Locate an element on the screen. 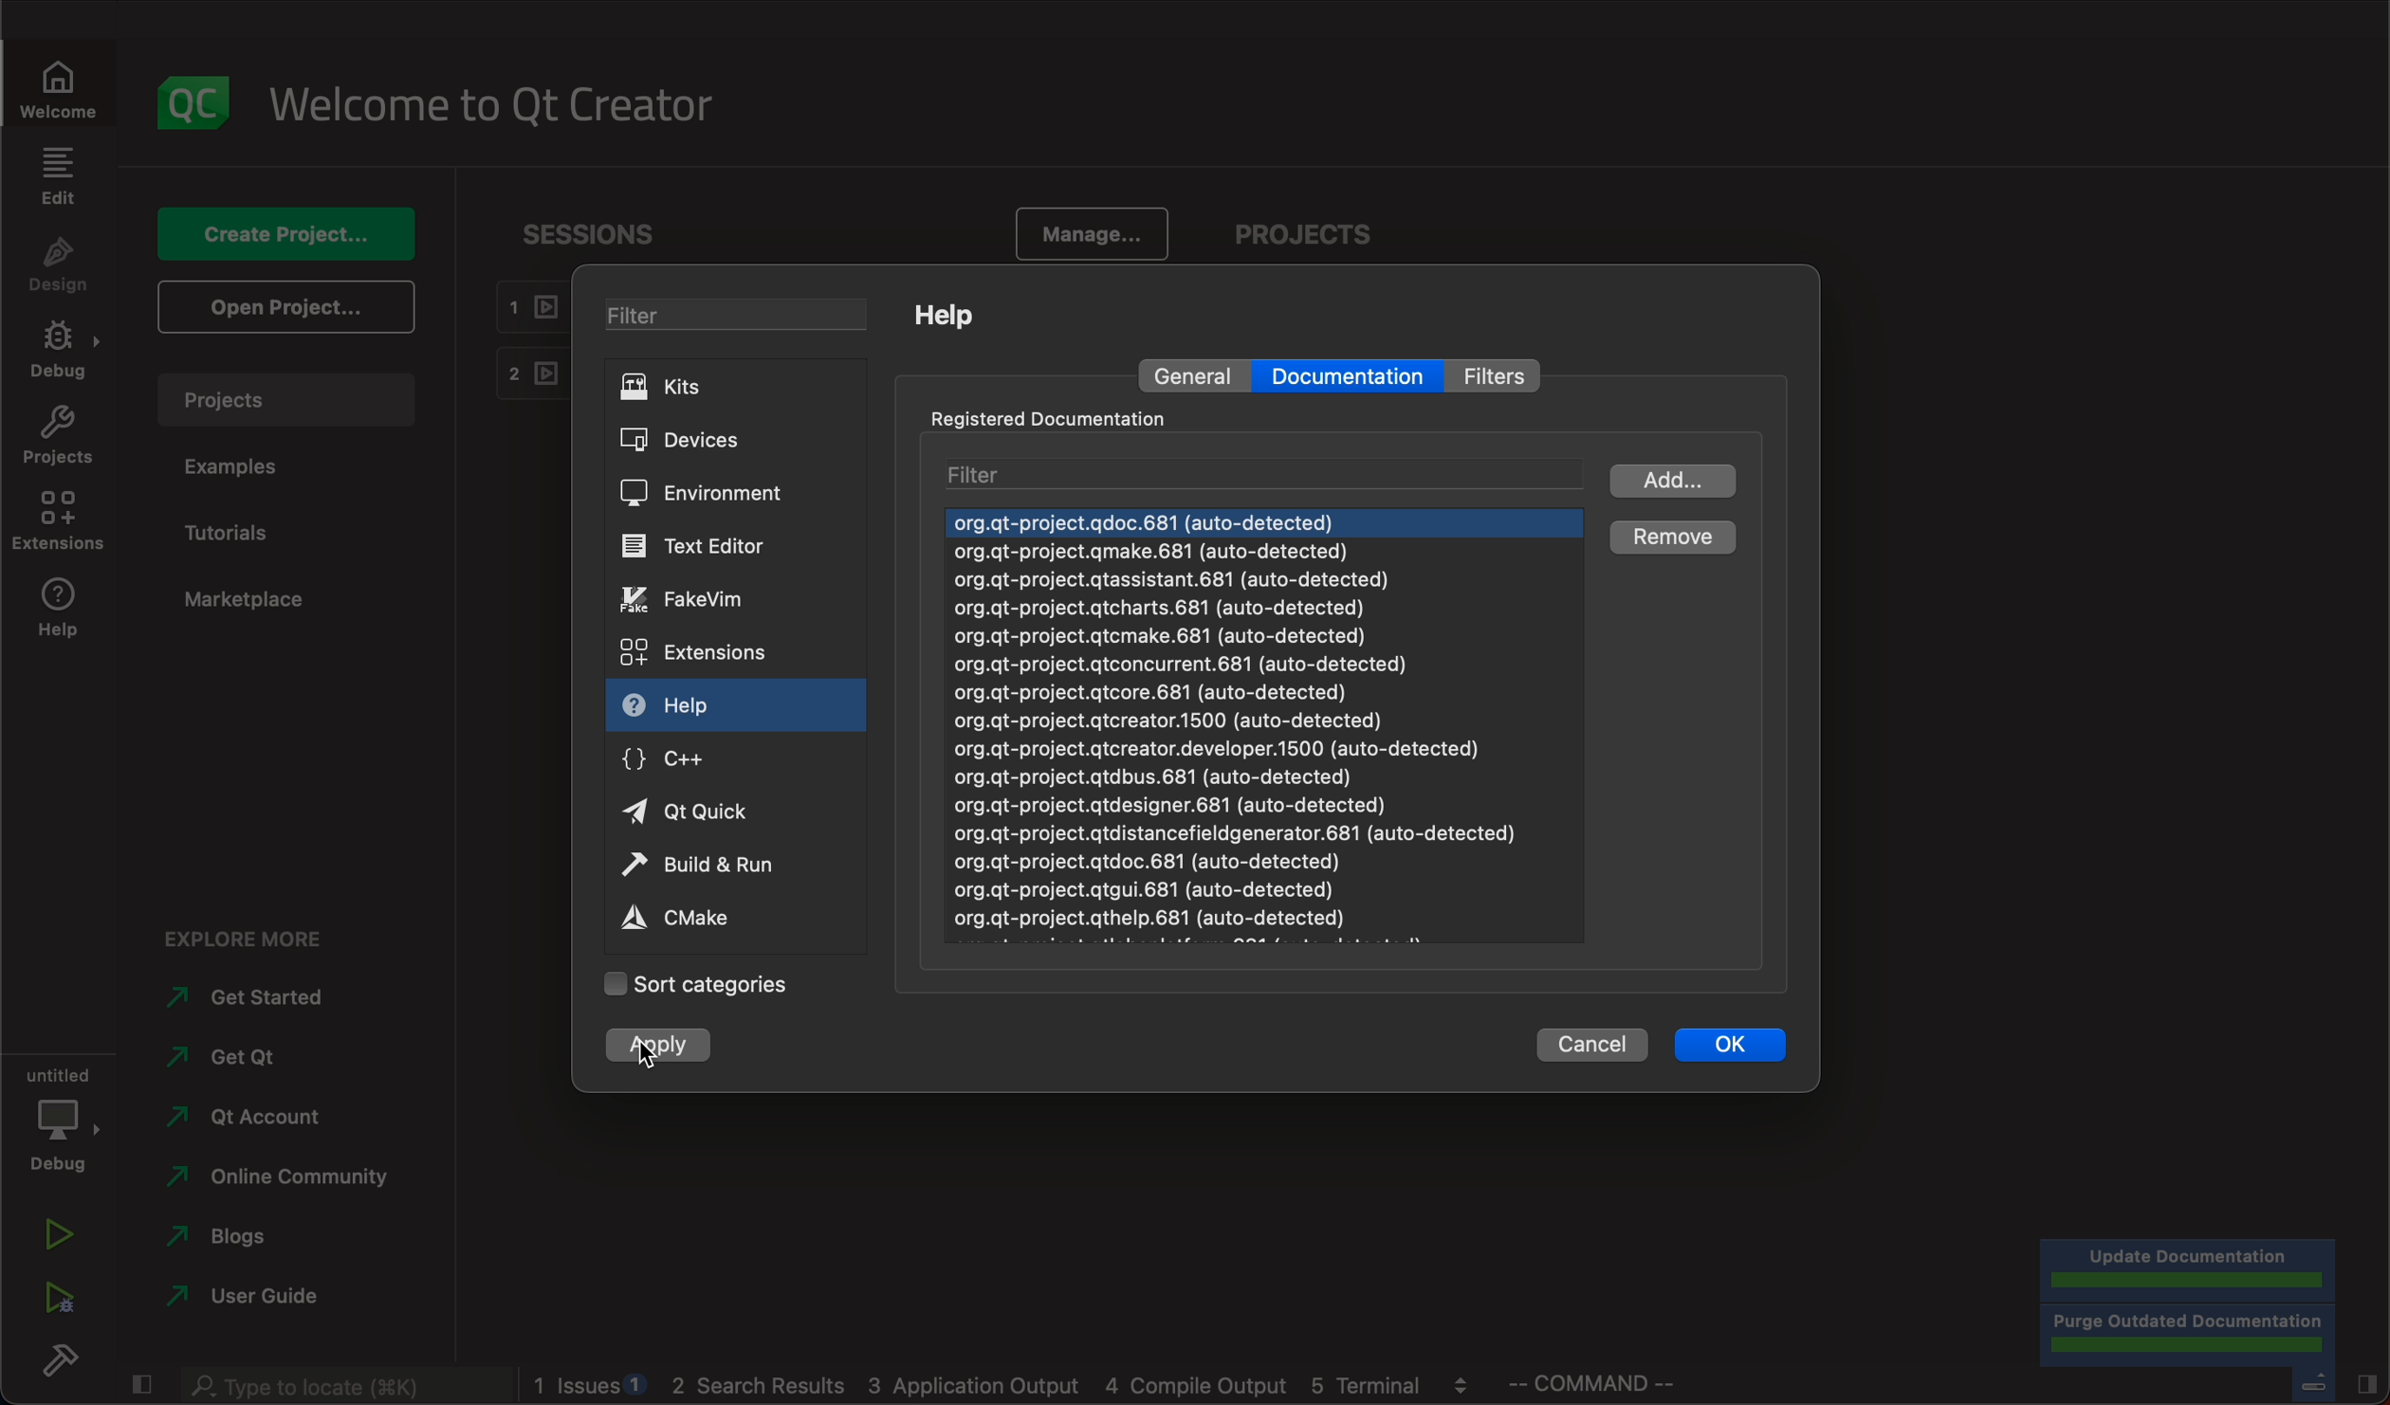 The height and width of the screenshot is (1405, 2390). design is located at coordinates (61, 274).